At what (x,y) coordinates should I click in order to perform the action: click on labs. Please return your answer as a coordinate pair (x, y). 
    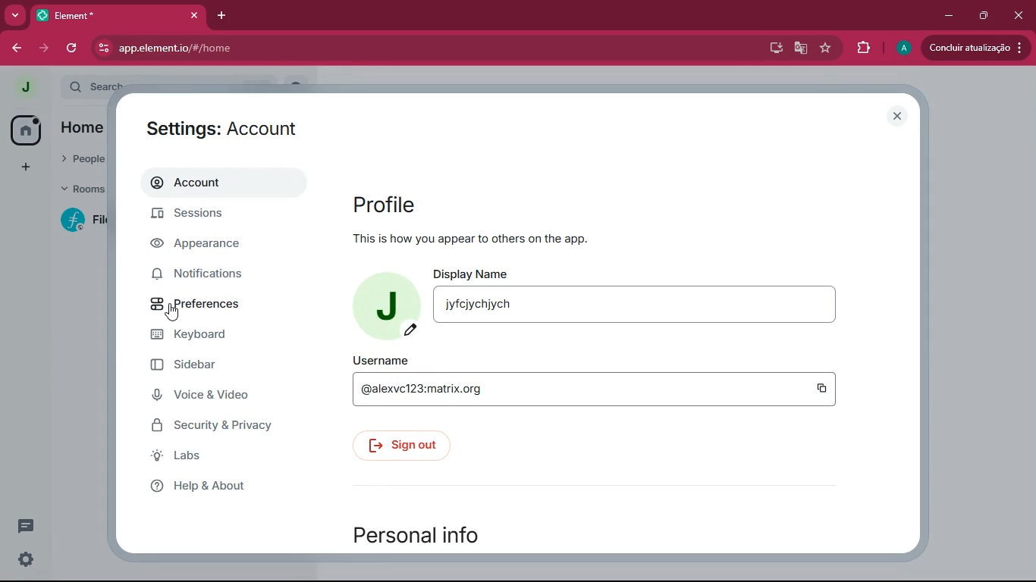
    Looking at the image, I should click on (219, 458).